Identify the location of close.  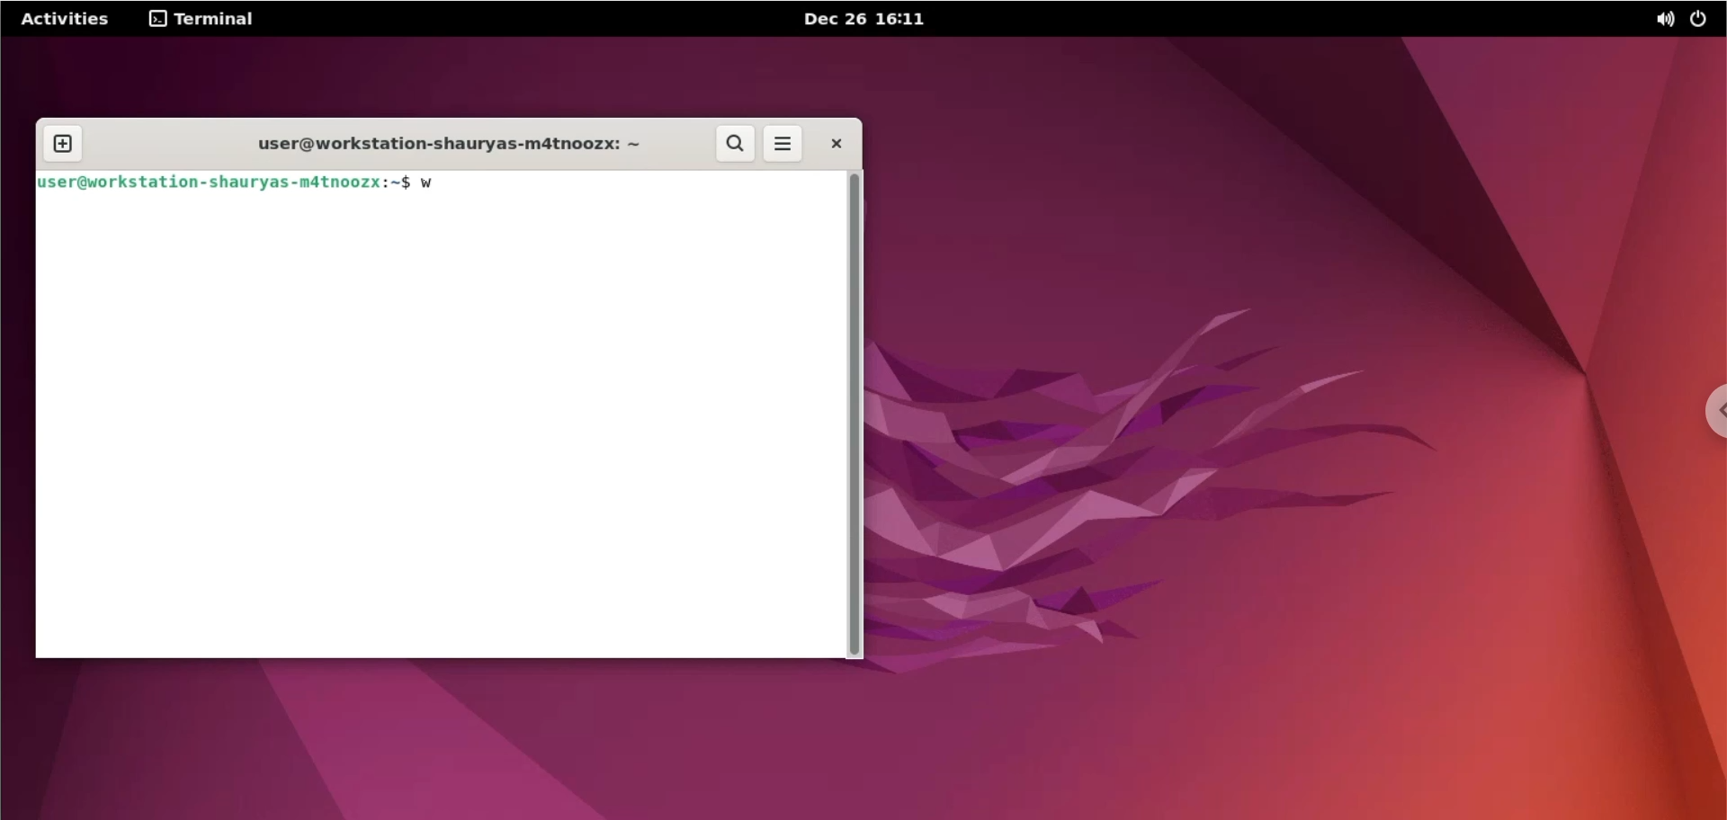
(841, 144).